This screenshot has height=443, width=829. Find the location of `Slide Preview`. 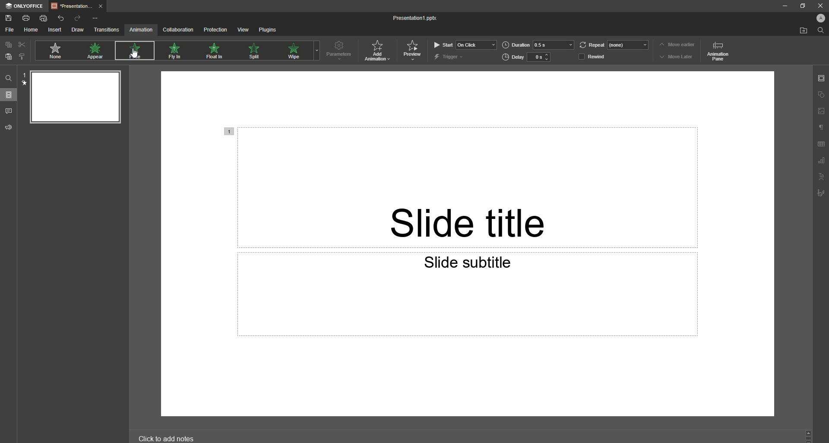

Slide Preview is located at coordinates (73, 100).